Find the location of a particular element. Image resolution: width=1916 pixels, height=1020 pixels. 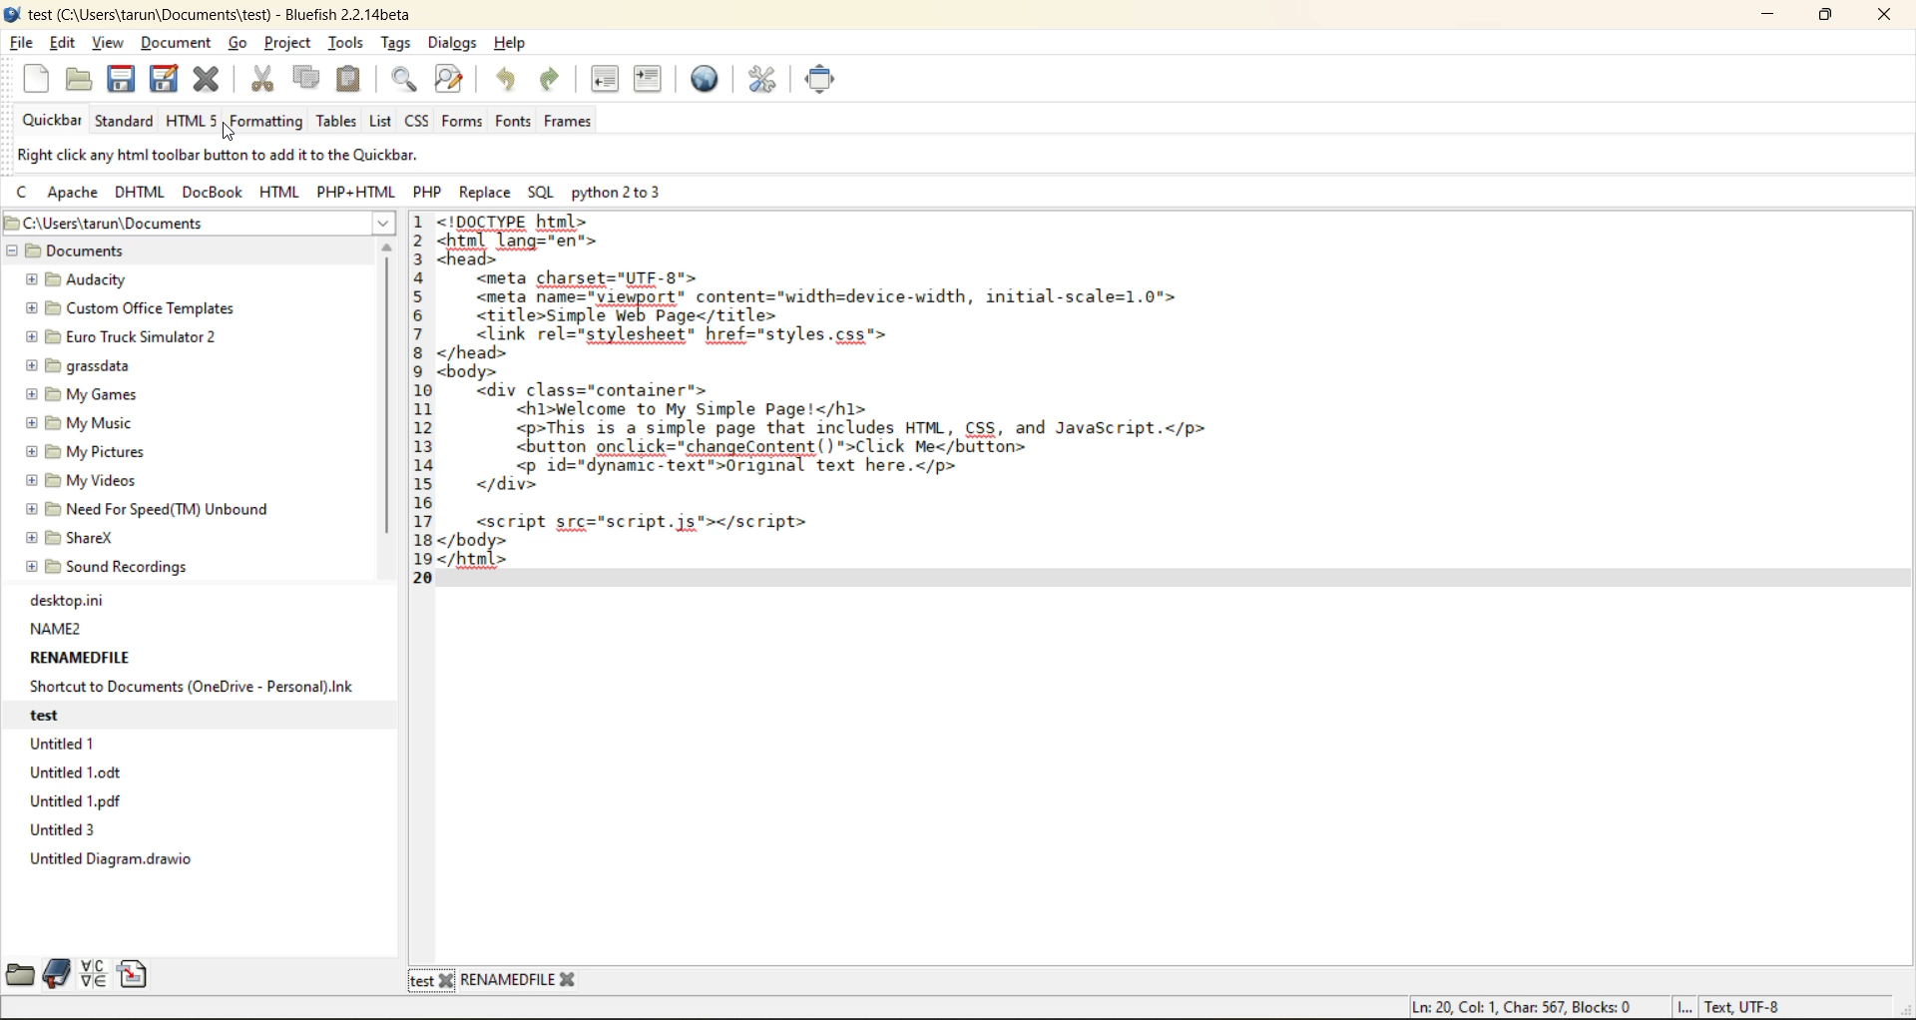

bookmarks is located at coordinates (58, 976).